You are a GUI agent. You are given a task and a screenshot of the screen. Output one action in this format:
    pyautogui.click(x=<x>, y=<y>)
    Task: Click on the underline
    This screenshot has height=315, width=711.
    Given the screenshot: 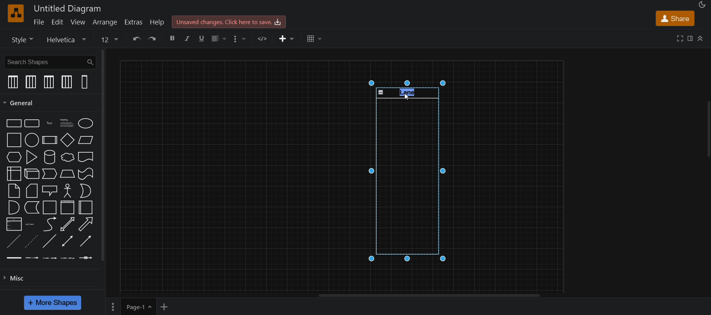 What is the action you would take?
    pyautogui.click(x=203, y=38)
    